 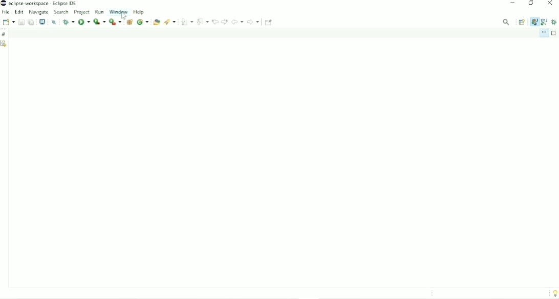 What do you see at coordinates (215, 22) in the screenshot?
I see `Previous edit location` at bounding box center [215, 22].